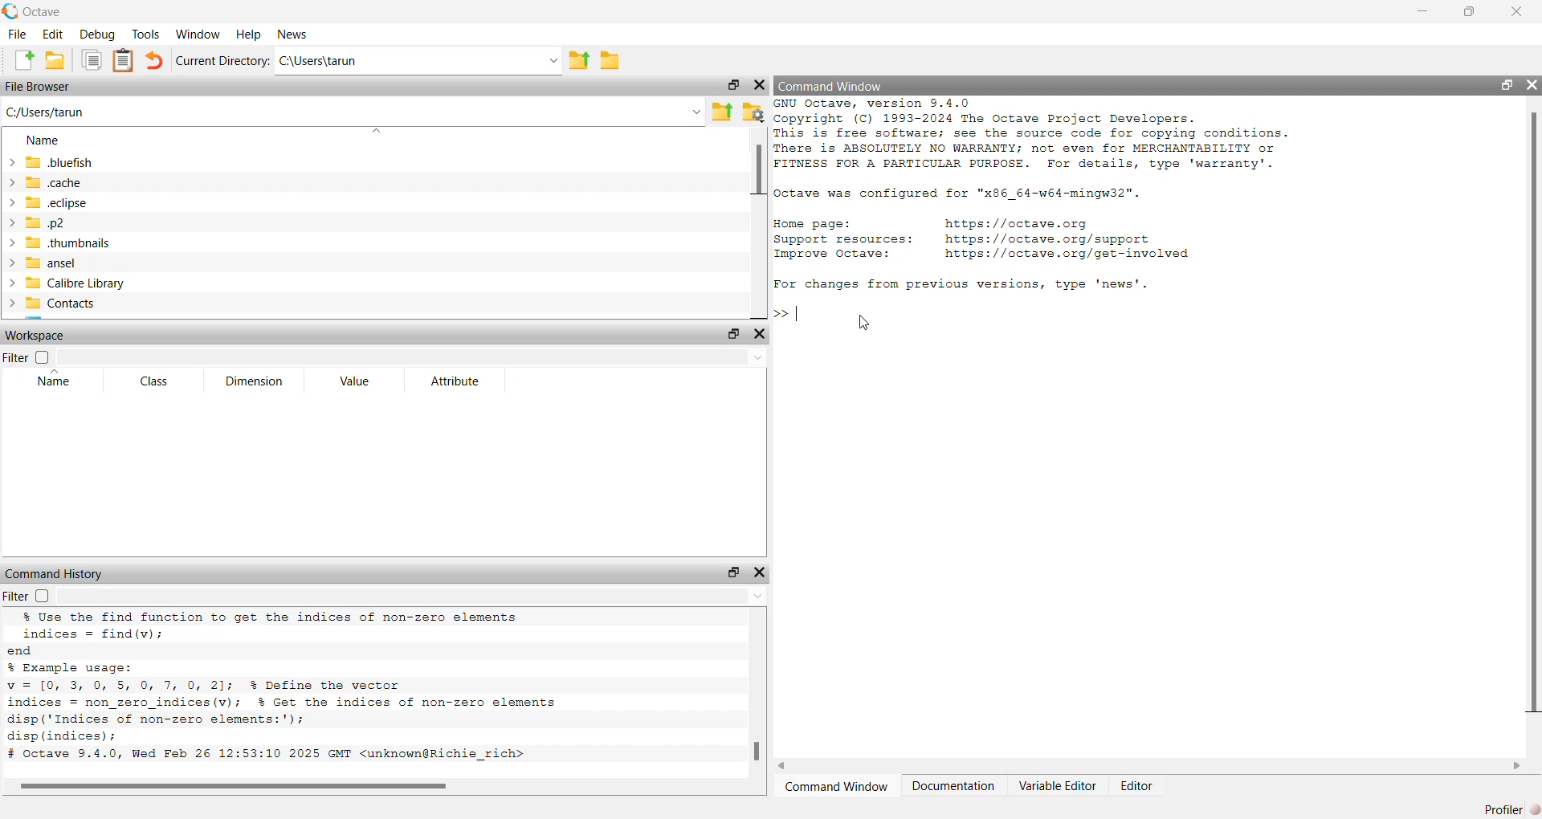 The height and width of the screenshot is (819, 1542). What do you see at coordinates (18, 35) in the screenshot?
I see `File` at bounding box center [18, 35].